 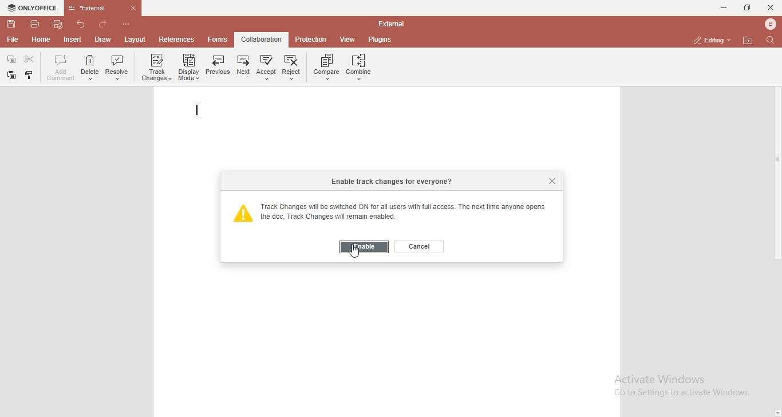 I want to click on previous, so click(x=216, y=65).